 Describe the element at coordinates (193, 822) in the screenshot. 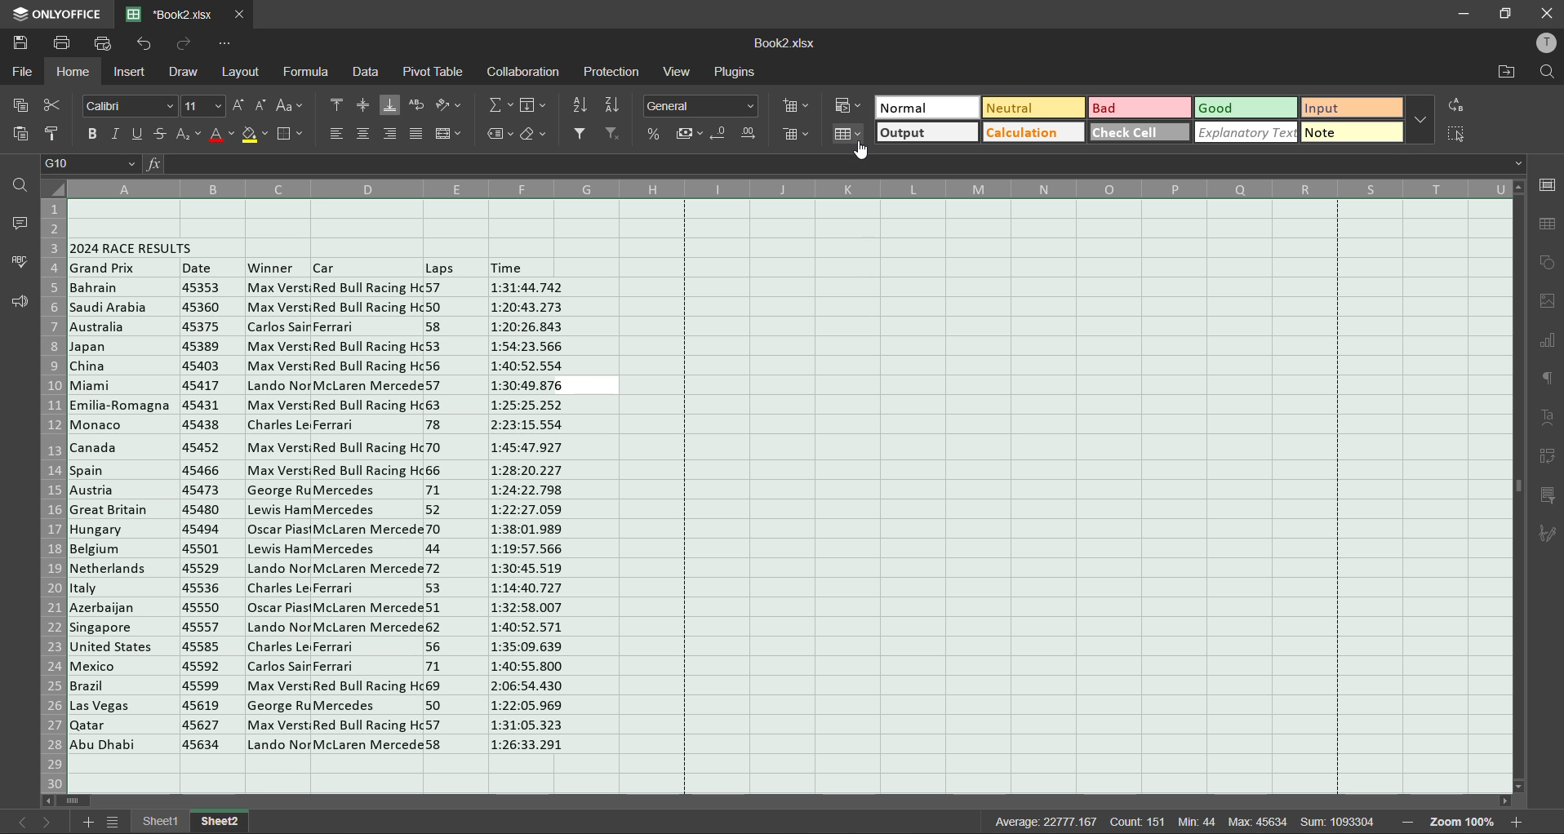

I see `sheet names` at that location.